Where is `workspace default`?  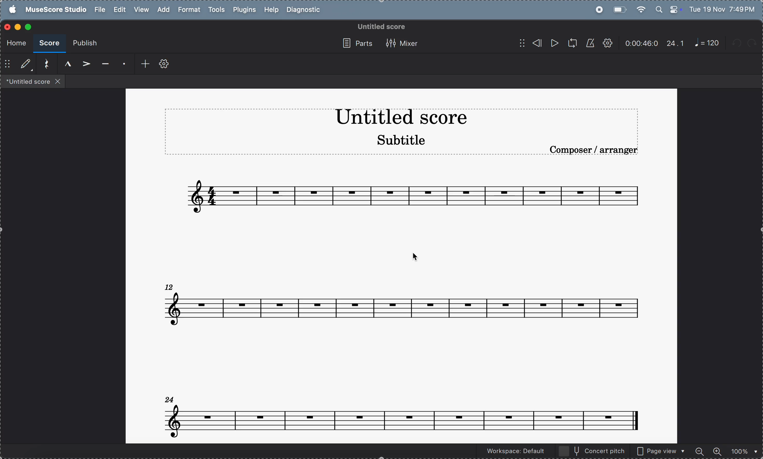
workspace default is located at coordinates (516, 451).